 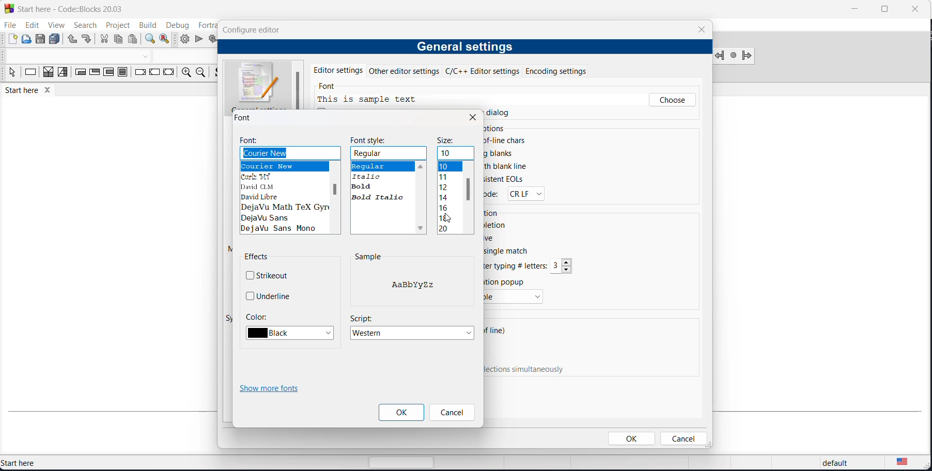 I want to click on close, so click(x=914, y=8).